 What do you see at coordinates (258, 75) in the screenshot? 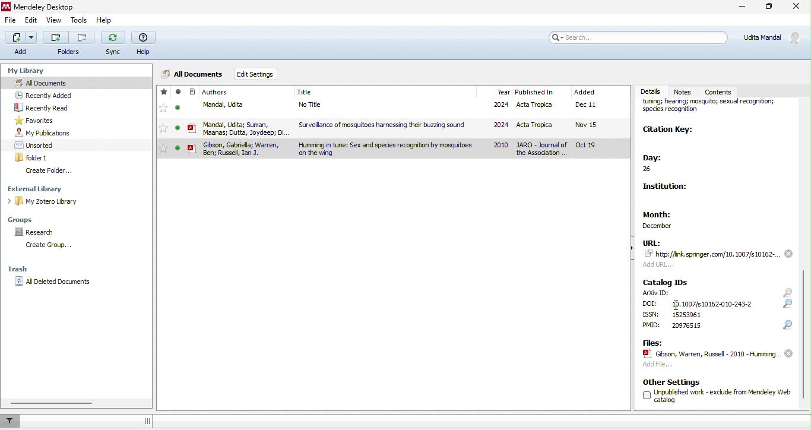
I see `edit settings` at bounding box center [258, 75].